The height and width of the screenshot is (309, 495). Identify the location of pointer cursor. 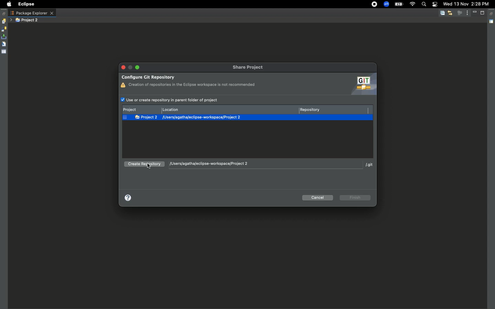
(149, 167).